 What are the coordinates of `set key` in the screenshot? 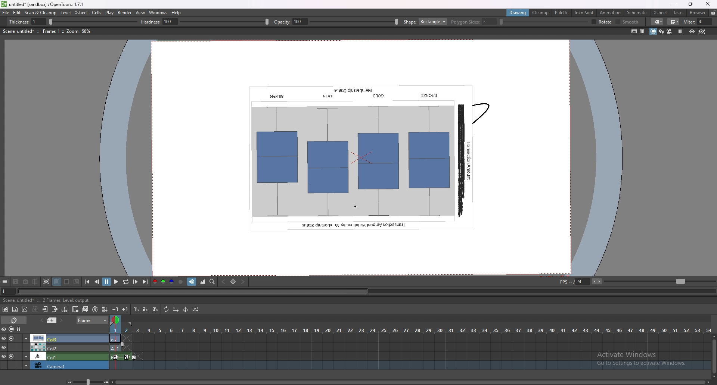 It's located at (233, 282).